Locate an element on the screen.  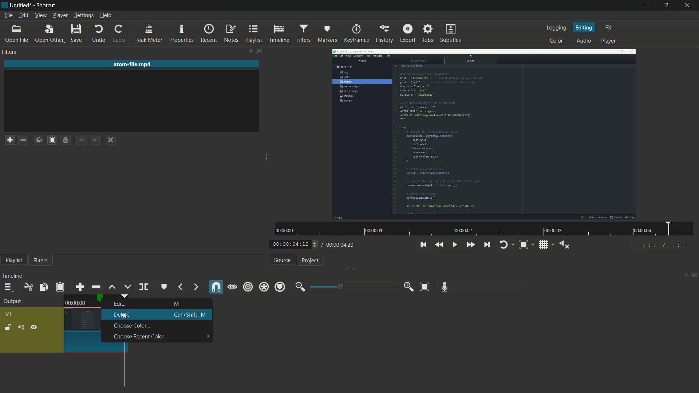
edit is located at coordinates (121, 304).